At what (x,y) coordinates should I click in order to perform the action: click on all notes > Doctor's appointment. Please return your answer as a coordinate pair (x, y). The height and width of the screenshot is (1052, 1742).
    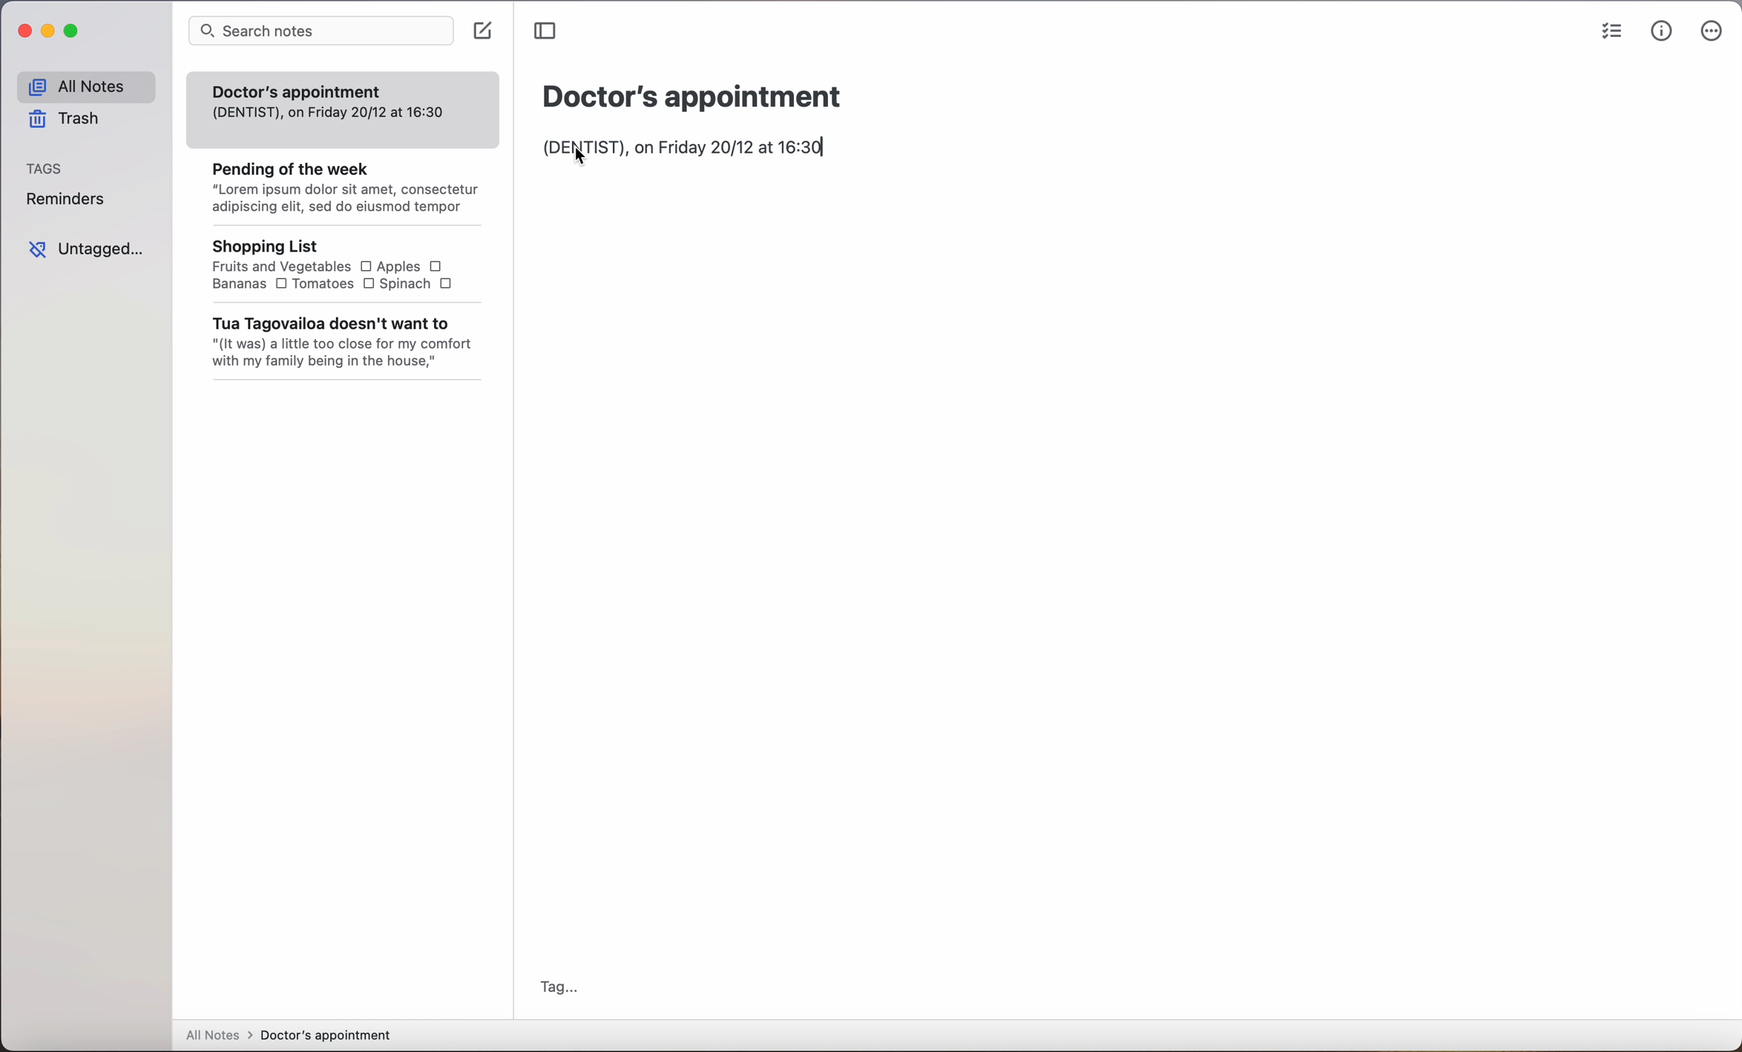
    Looking at the image, I should click on (291, 1035).